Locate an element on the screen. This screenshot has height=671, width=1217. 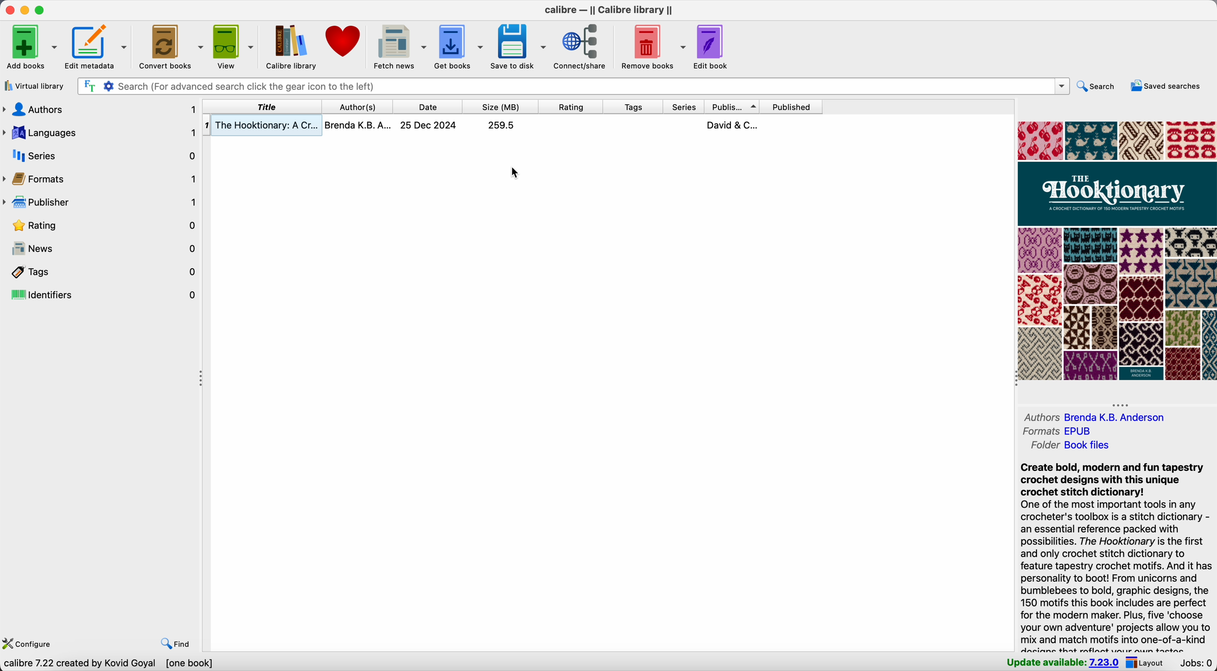
The Hooktion : A cr is located at coordinates (262, 125).